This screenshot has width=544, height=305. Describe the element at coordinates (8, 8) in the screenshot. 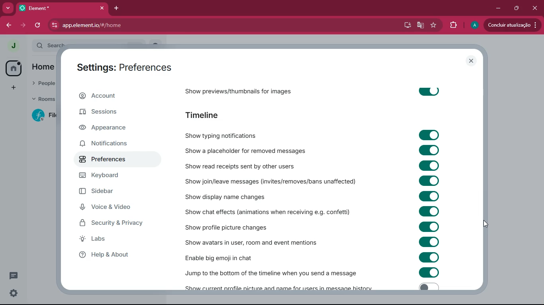

I see `more` at that location.